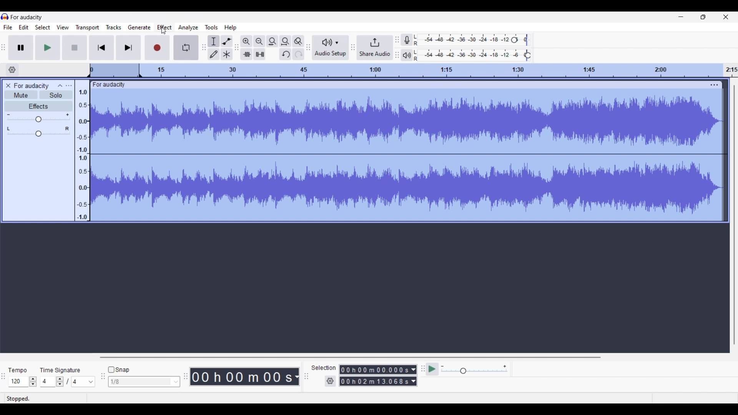 This screenshot has width=738, height=415. I want to click on Draw tool, so click(214, 54).